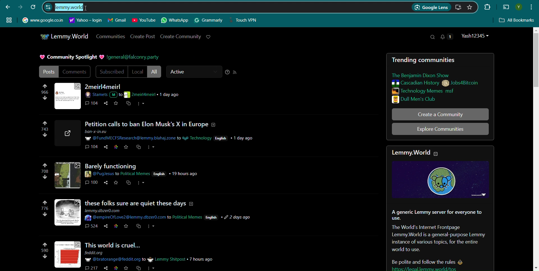  What do you see at coordinates (532, 6) in the screenshot?
I see `Customize and control google chrome` at bounding box center [532, 6].